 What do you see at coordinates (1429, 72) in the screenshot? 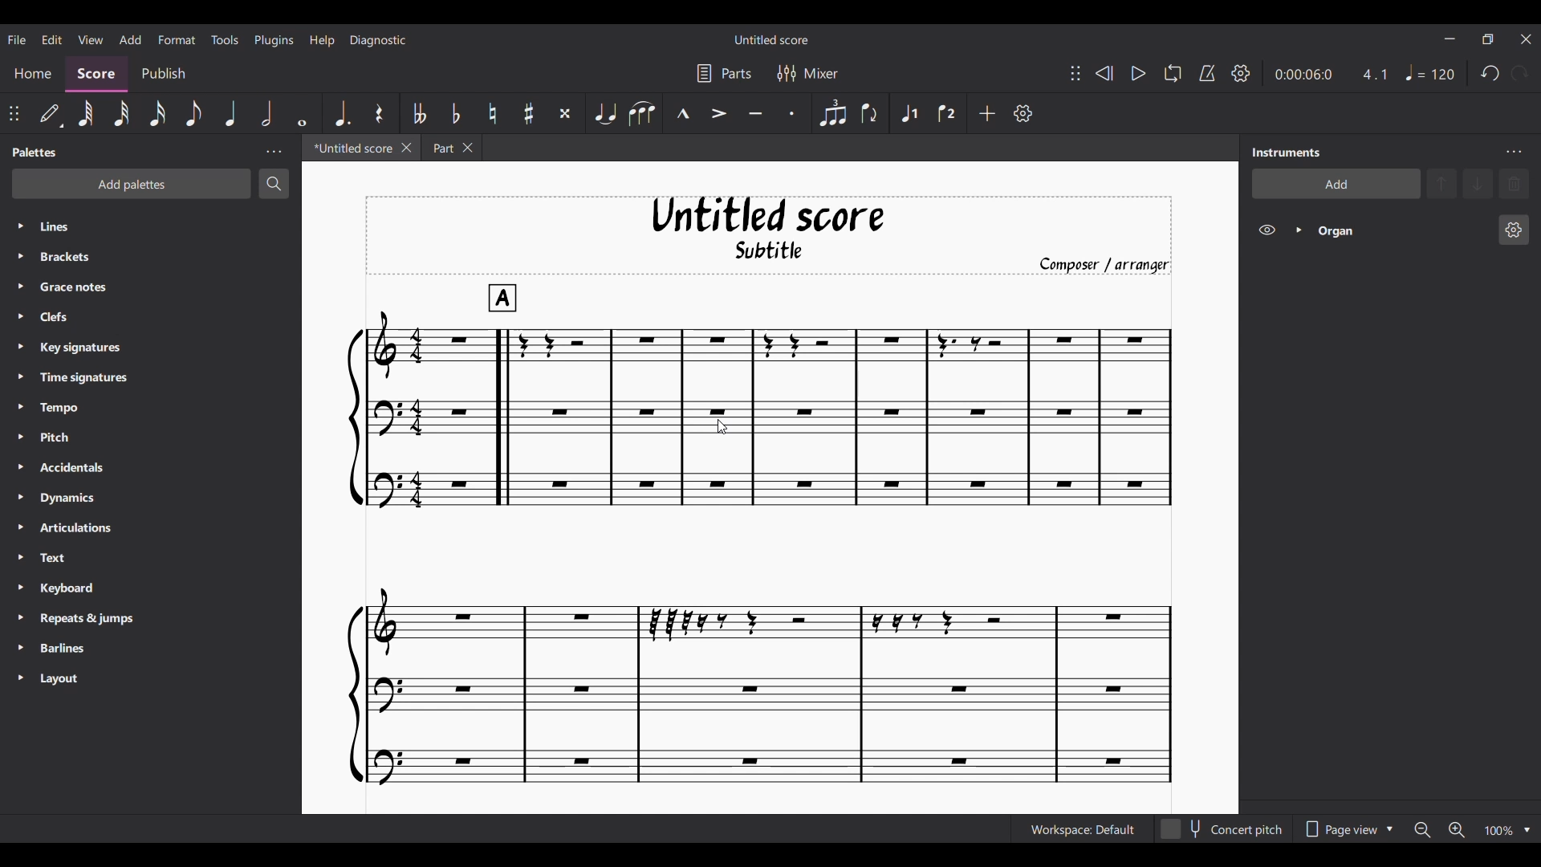
I see `Quarter note` at bounding box center [1429, 72].